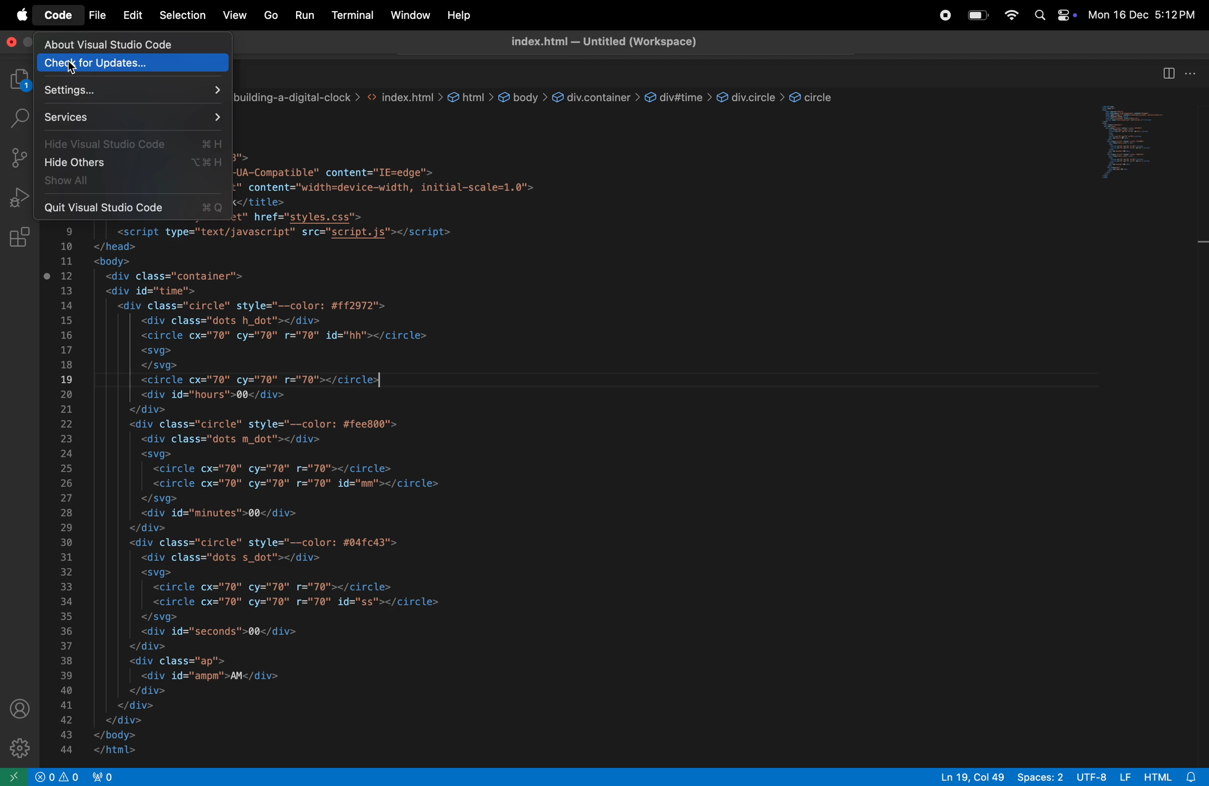  Describe the element at coordinates (134, 89) in the screenshot. I see `settings` at that location.